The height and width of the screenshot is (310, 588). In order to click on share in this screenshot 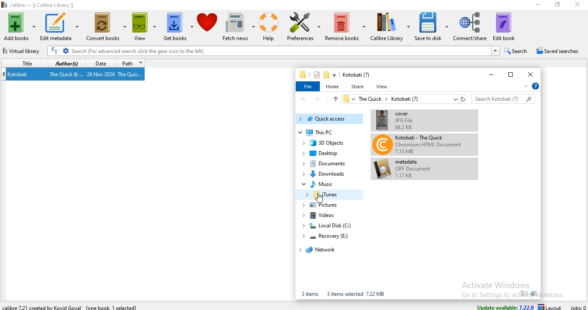, I will do `click(357, 87)`.